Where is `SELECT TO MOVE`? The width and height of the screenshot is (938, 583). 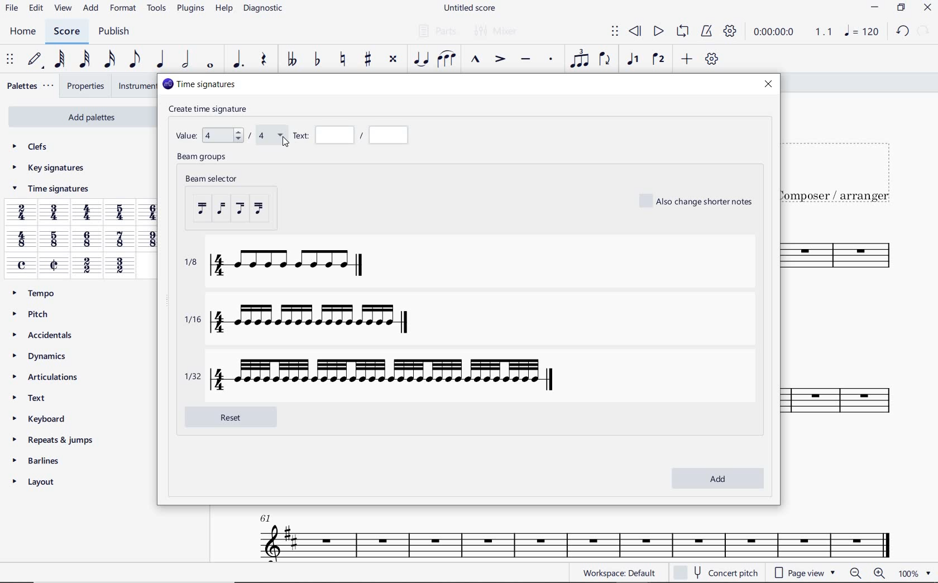 SELECT TO MOVE is located at coordinates (615, 31).